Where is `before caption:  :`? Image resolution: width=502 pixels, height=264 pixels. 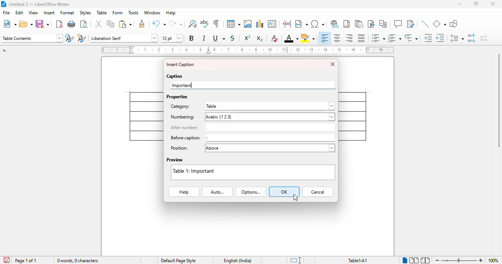
before caption:  : is located at coordinates (252, 137).